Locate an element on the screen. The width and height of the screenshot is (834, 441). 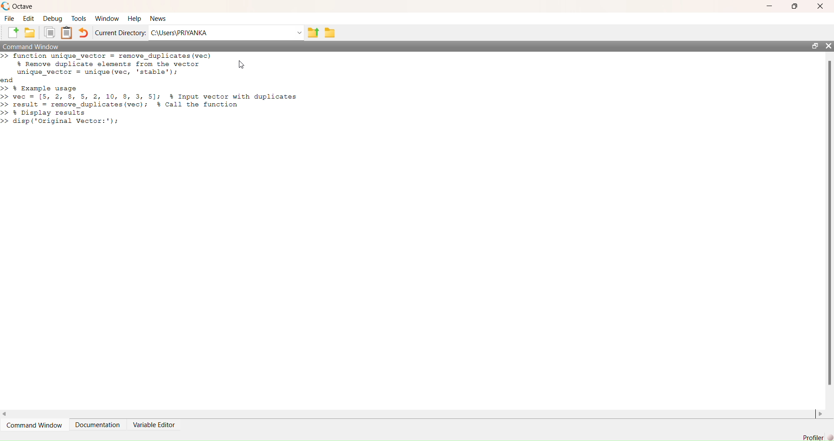
command window is located at coordinates (36, 425).